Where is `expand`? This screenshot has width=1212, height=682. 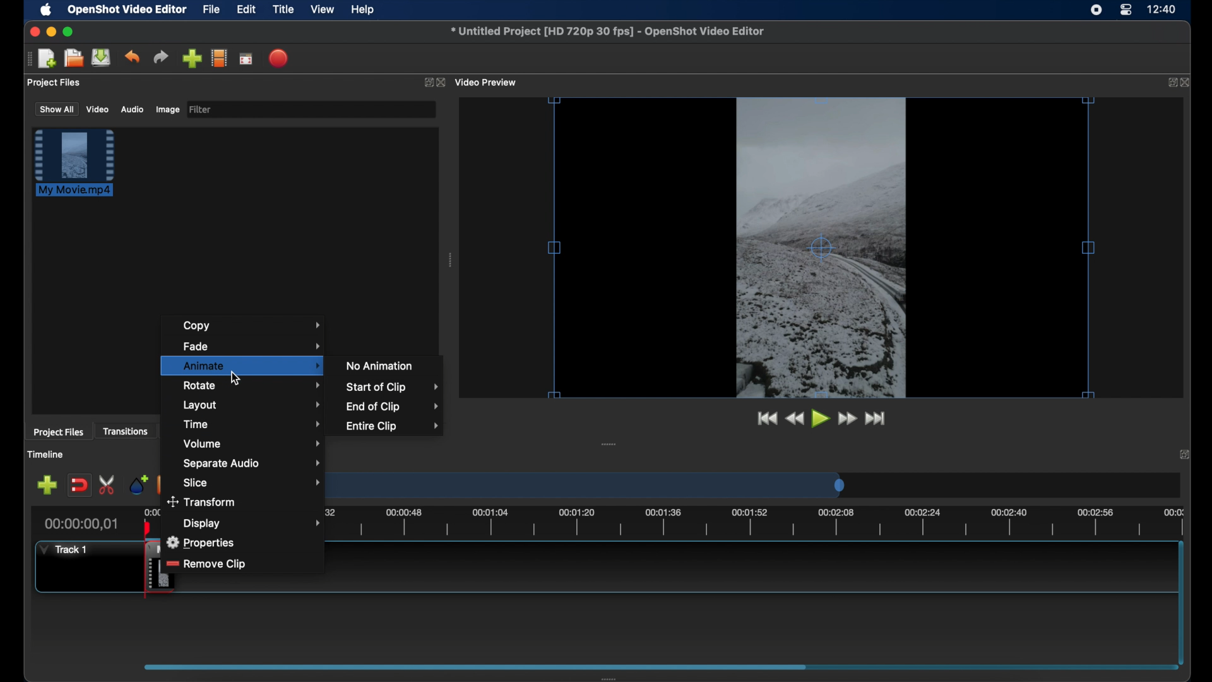 expand is located at coordinates (1170, 82).